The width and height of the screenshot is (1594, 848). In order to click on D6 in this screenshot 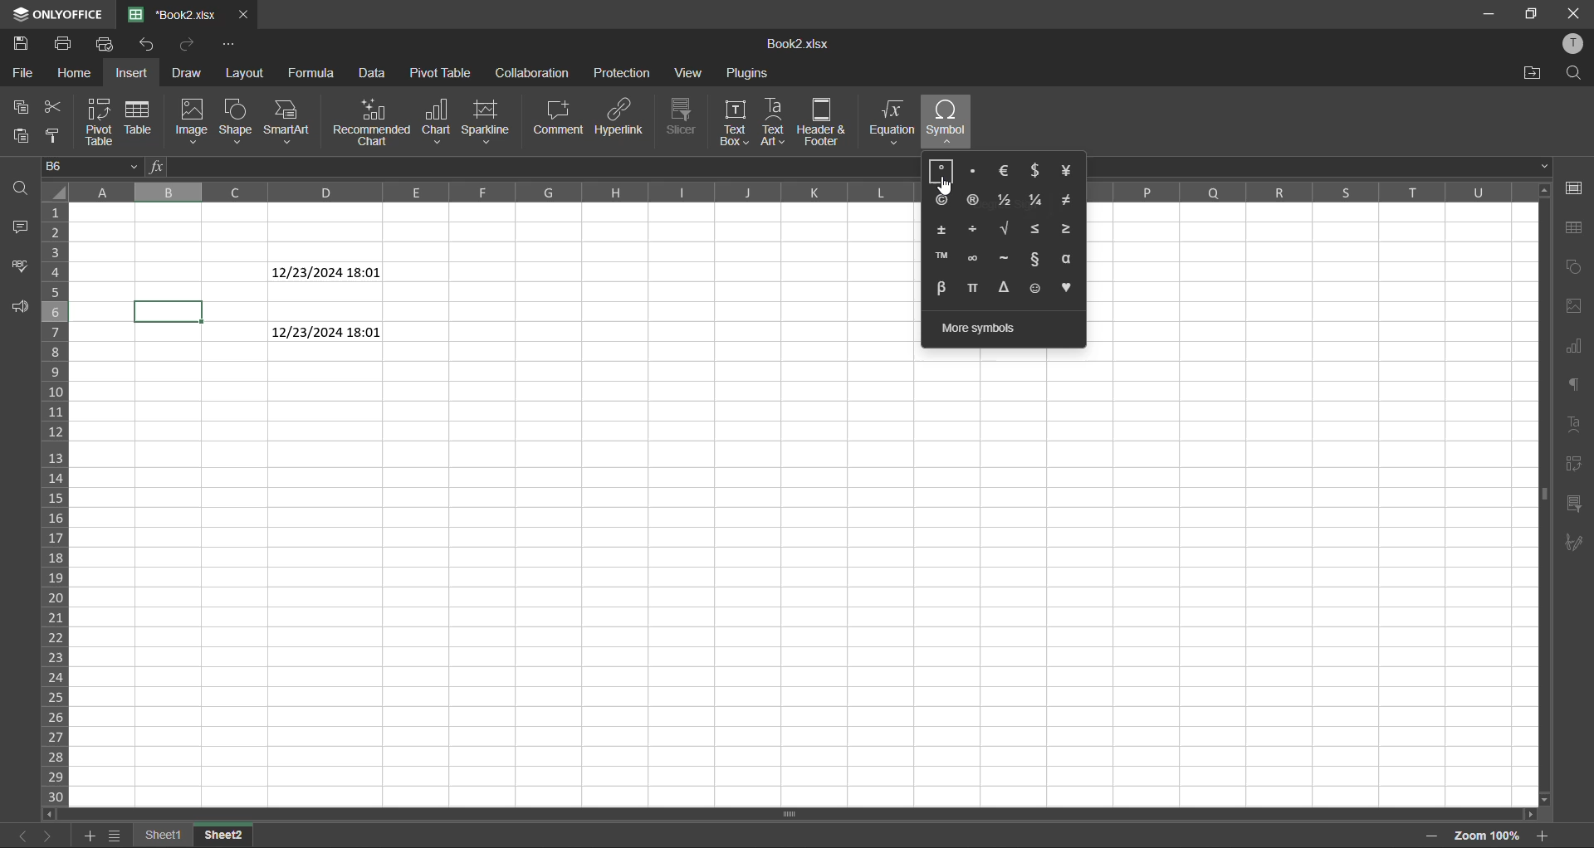, I will do `click(93, 166)`.